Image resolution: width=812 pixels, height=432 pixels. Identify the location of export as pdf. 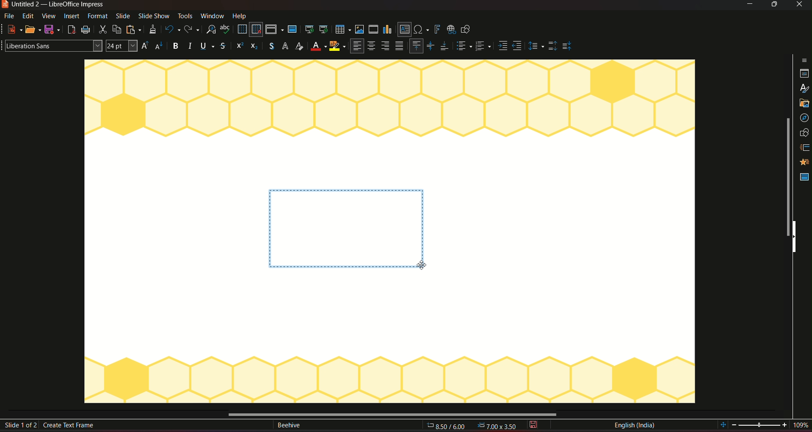
(71, 30).